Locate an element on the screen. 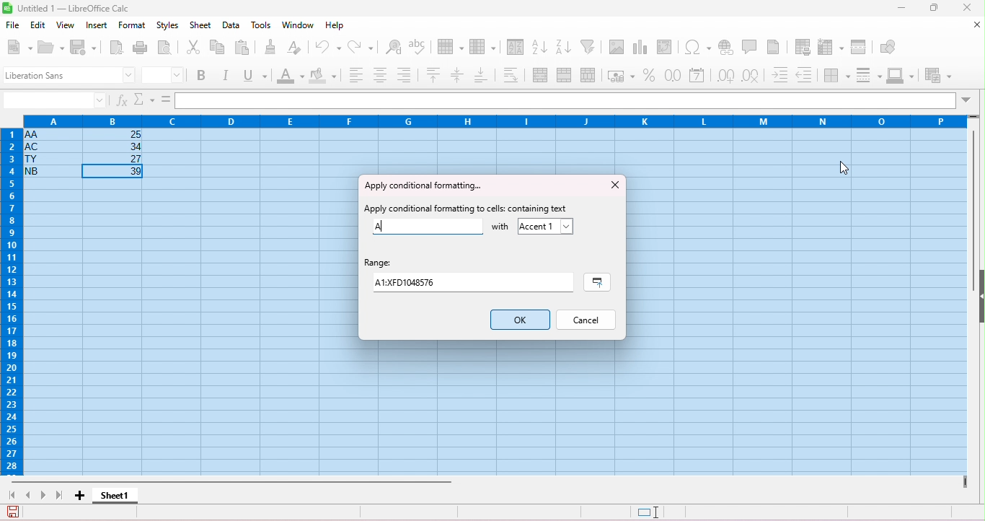 The image size is (985, 521). undo is located at coordinates (329, 46).